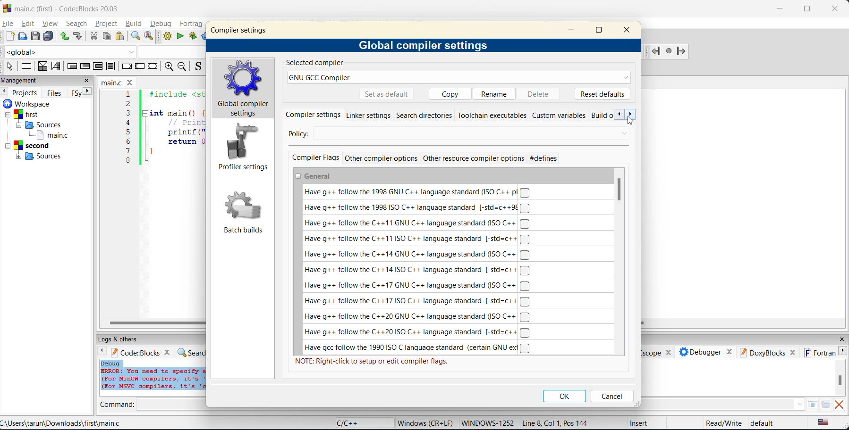 The height and width of the screenshot is (430, 849). What do you see at coordinates (416, 207) in the screenshot?
I see `Have g++ follow the 1998 ISO C++ language standard [-std=c++9E` at bounding box center [416, 207].